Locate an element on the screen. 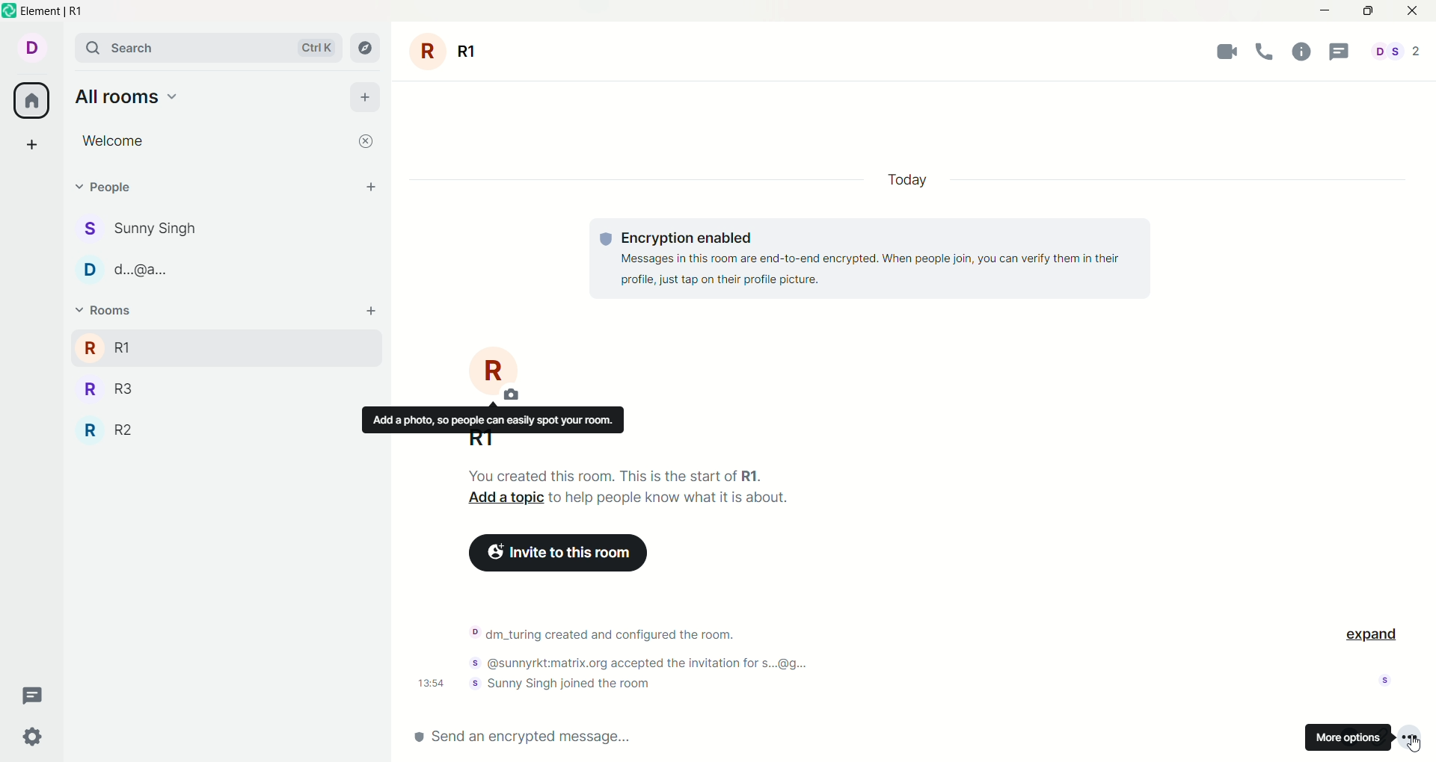 The width and height of the screenshot is (1436, 762). threads is located at coordinates (33, 696).